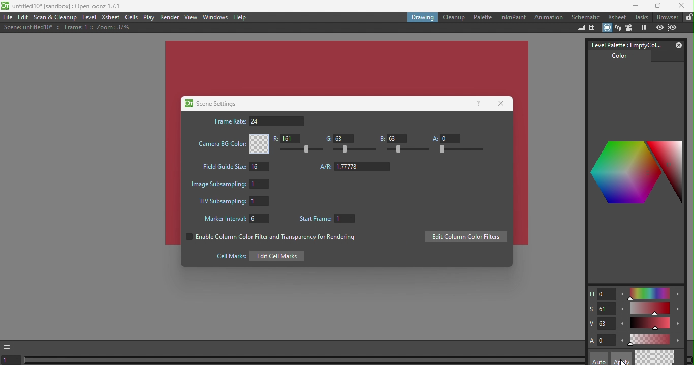 Image resolution: width=694 pixels, height=365 pixels. I want to click on Increase, so click(679, 341).